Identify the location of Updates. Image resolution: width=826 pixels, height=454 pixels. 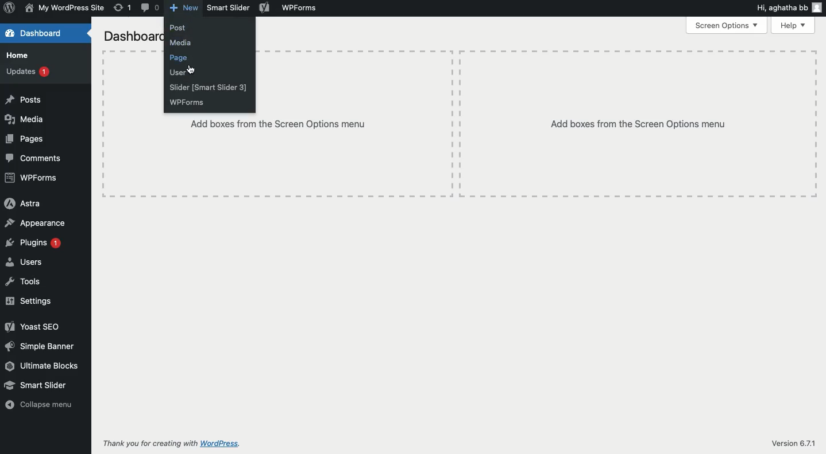
(27, 71).